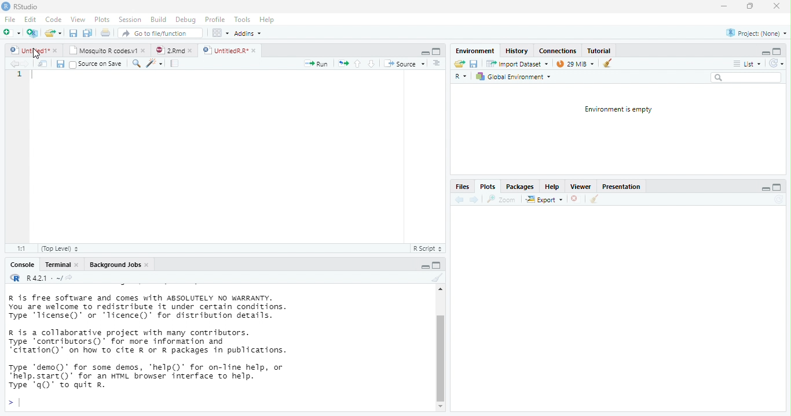  Describe the element at coordinates (746, 64) in the screenshot. I see `List` at that location.